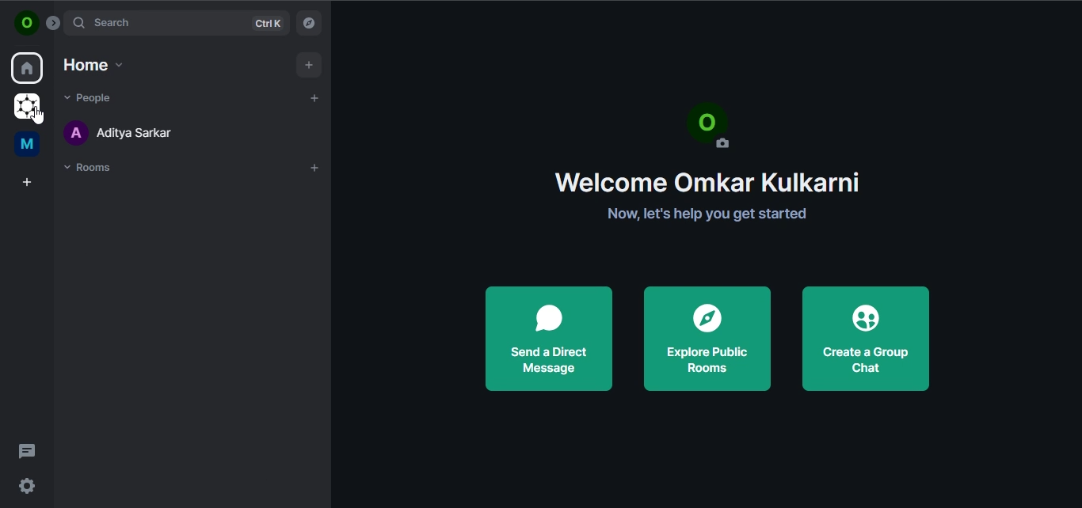  Describe the element at coordinates (123, 132) in the screenshot. I see `aditya sarkar` at that location.